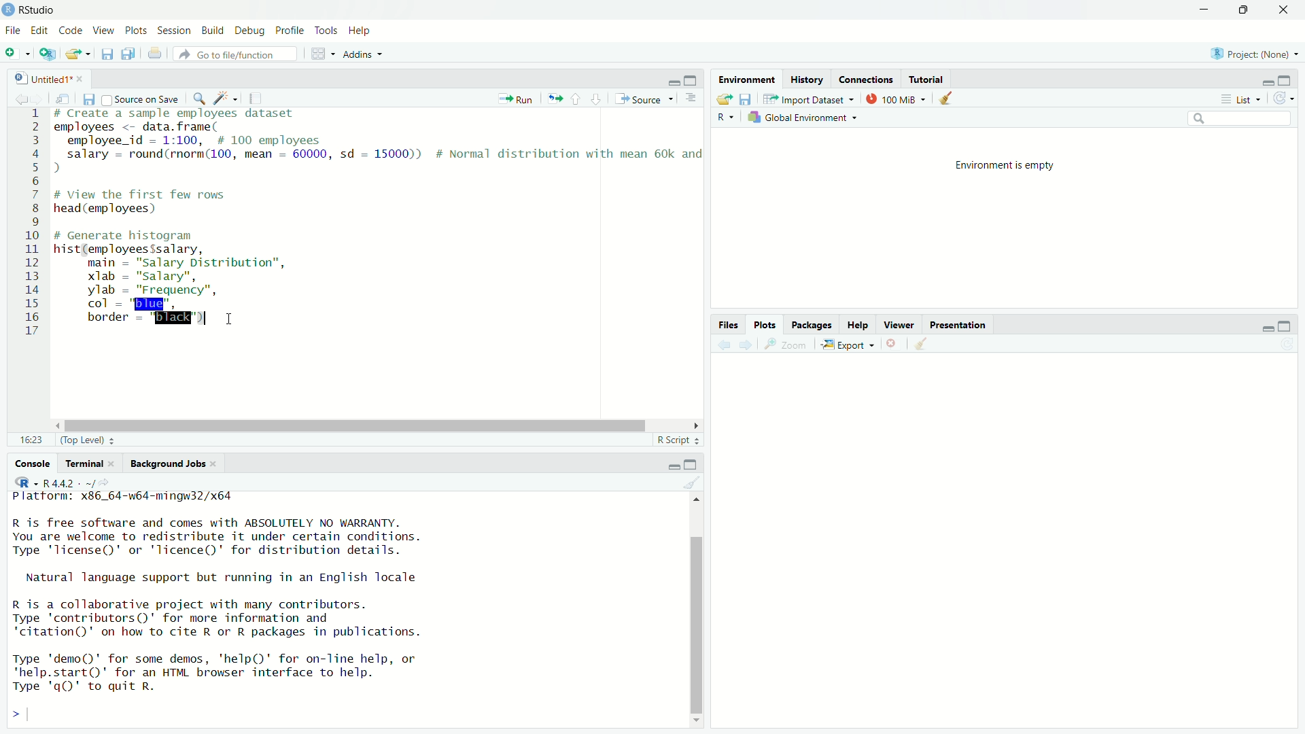 This screenshot has height=734, width=1305. Describe the element at coordinates (554, 99) in the screenshot. I see `run` at that location.